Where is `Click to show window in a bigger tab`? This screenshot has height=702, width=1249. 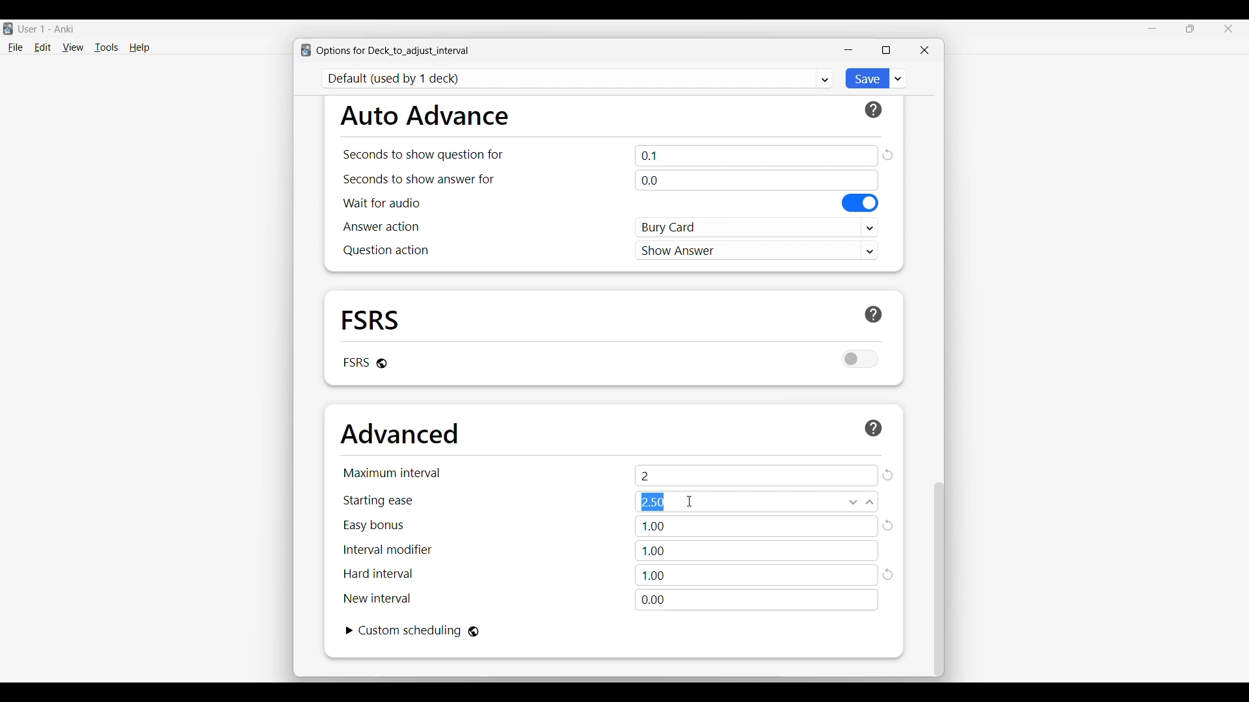
Click to show window in a bigger tab is located at coordinates (886, 50).